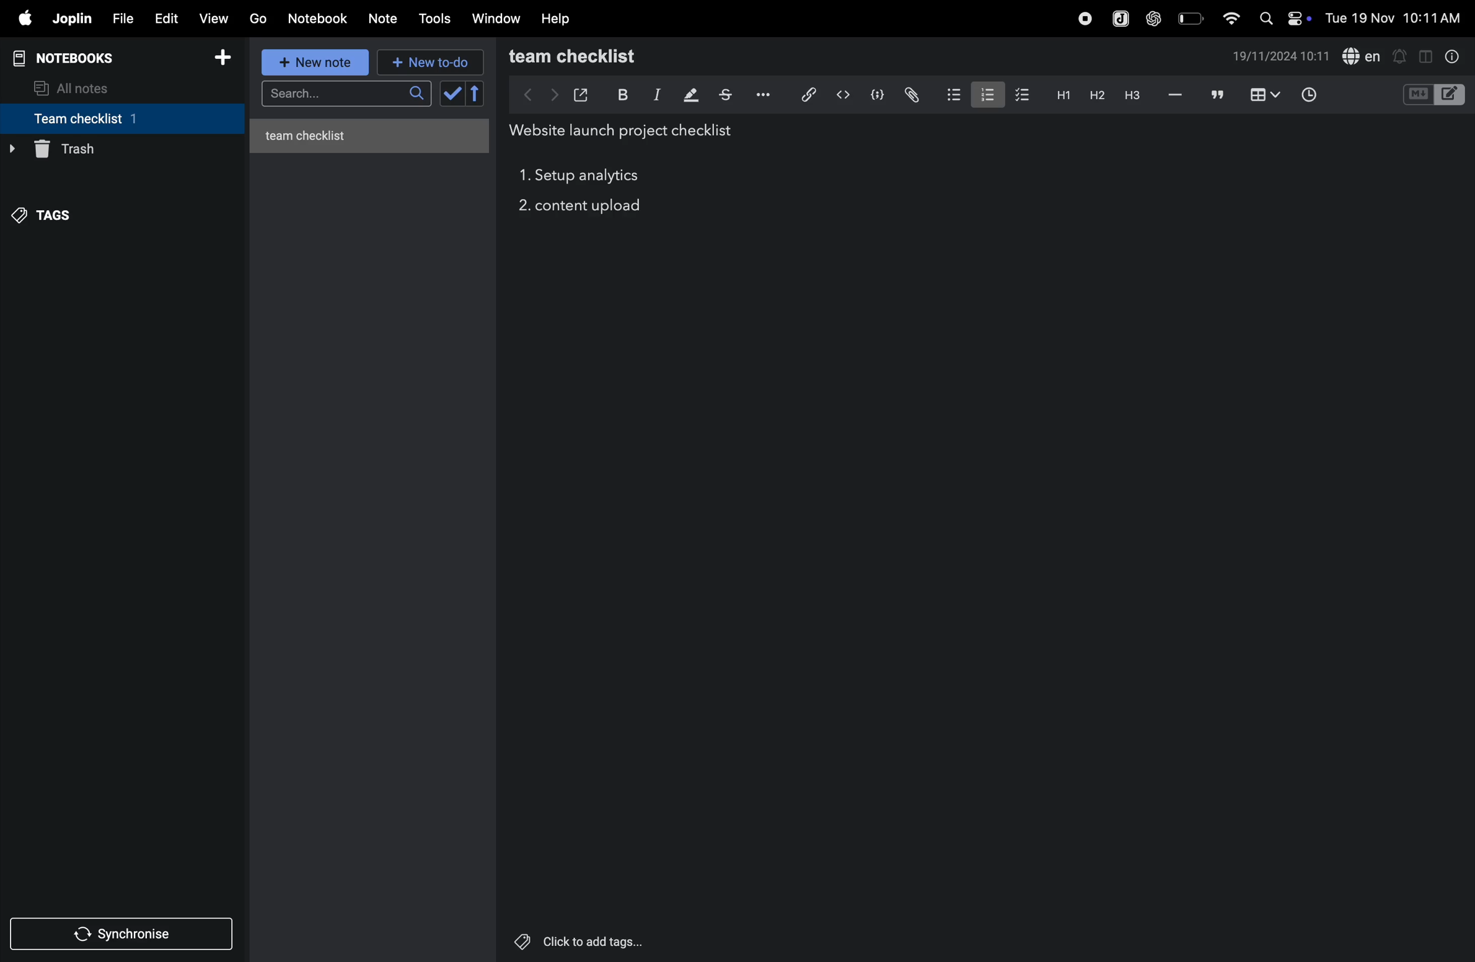 This screenshot has height=962, width=1475. I want to click on hyperlink, so click(803, 94).